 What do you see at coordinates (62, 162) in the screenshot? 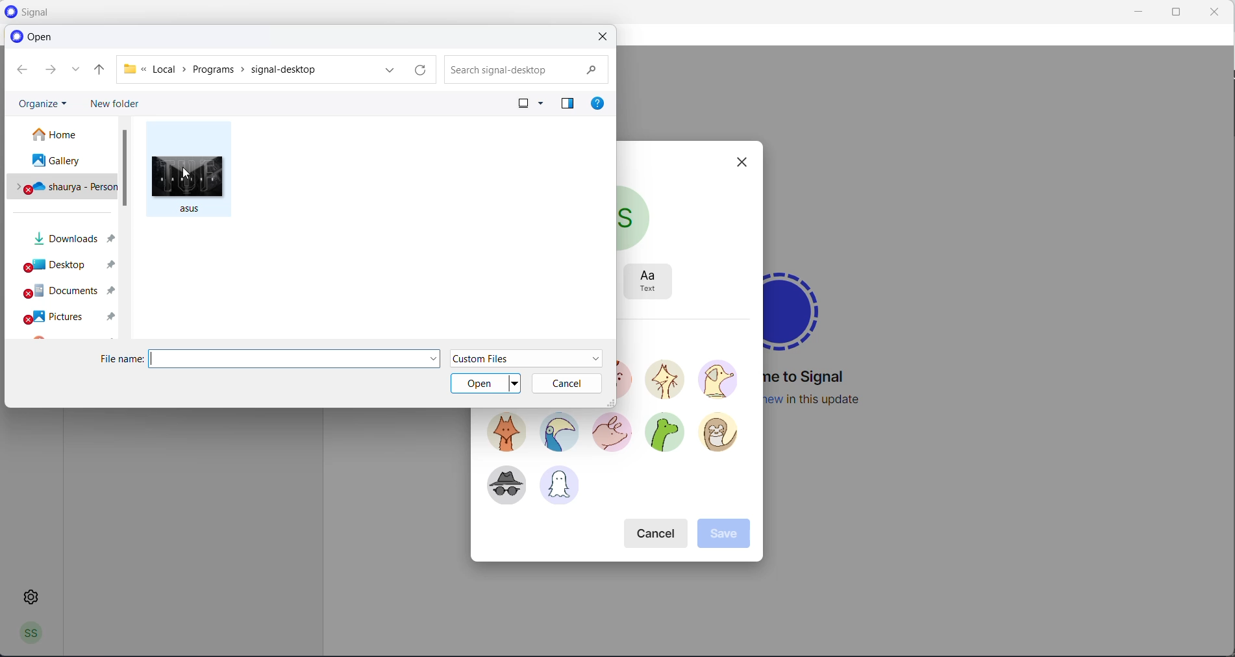
I see `gallery` at bounding box center [62, 162].